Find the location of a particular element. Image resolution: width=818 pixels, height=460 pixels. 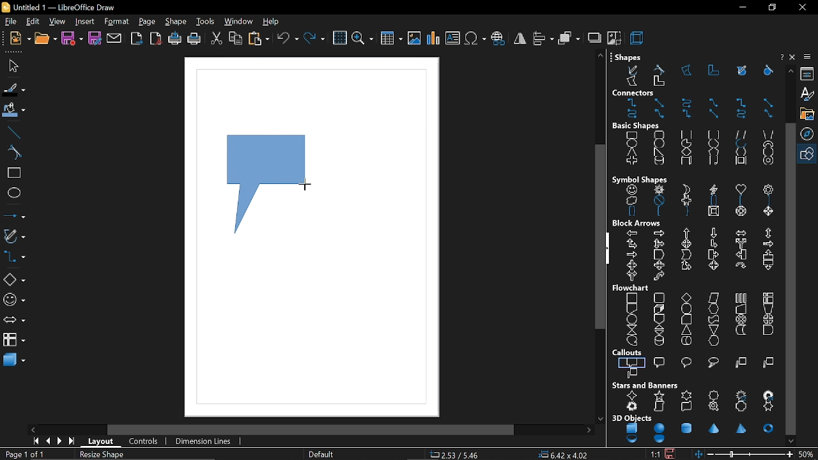

horizontal scroll bar is located at coordinates (311, 429).